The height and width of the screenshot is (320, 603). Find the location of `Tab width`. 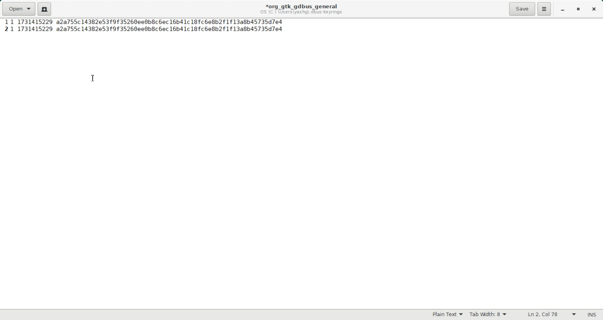

Tab width is located at coordinates (488, 315).